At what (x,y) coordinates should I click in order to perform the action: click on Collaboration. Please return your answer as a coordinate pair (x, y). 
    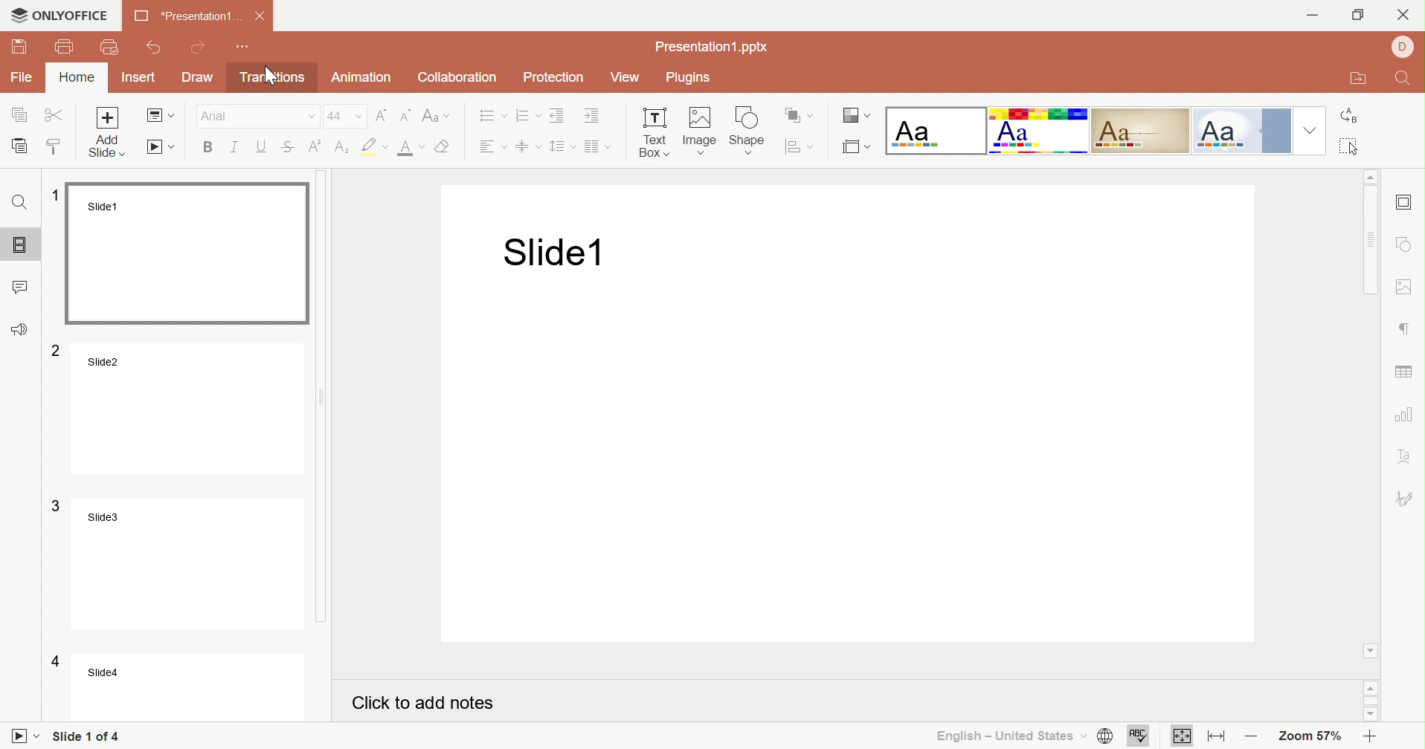
    Looking at the image, I should click on (458, 78).